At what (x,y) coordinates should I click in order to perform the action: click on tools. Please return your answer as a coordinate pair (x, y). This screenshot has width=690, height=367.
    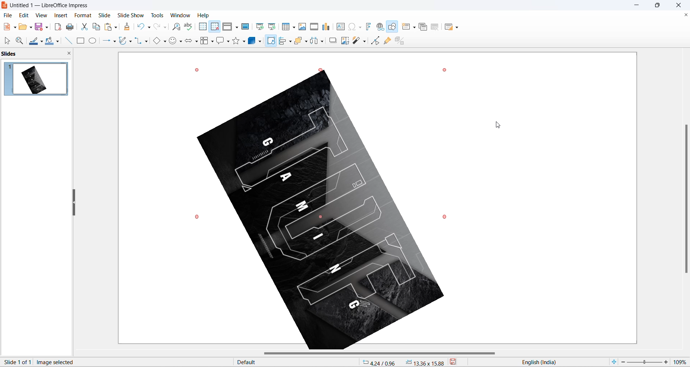
    Looking at the image, I should click on (160, 15).